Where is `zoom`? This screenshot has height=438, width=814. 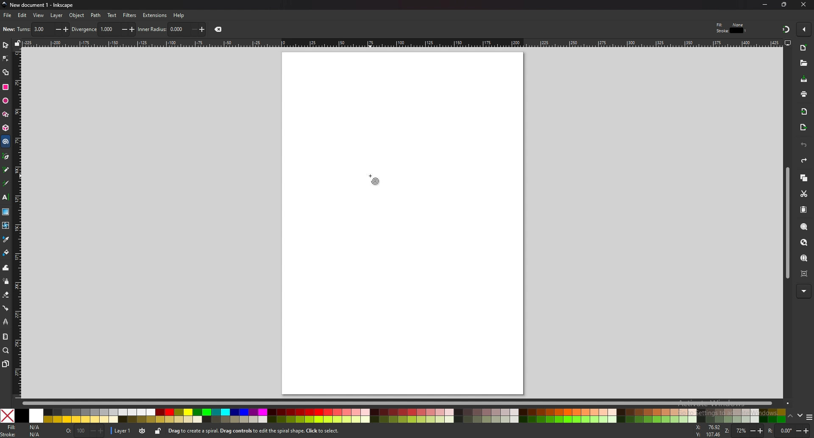 zoom is located at coordinates (6, 351).